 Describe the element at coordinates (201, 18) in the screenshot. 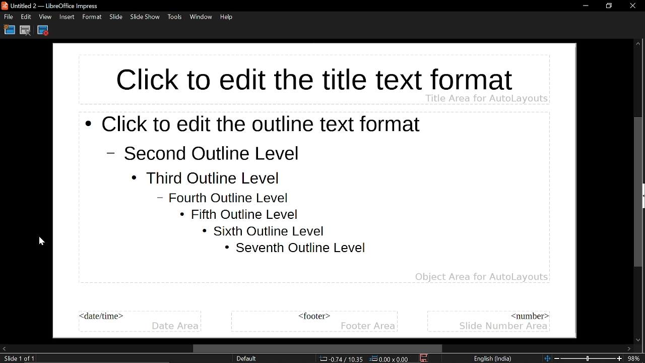

I see `Window` at that location.